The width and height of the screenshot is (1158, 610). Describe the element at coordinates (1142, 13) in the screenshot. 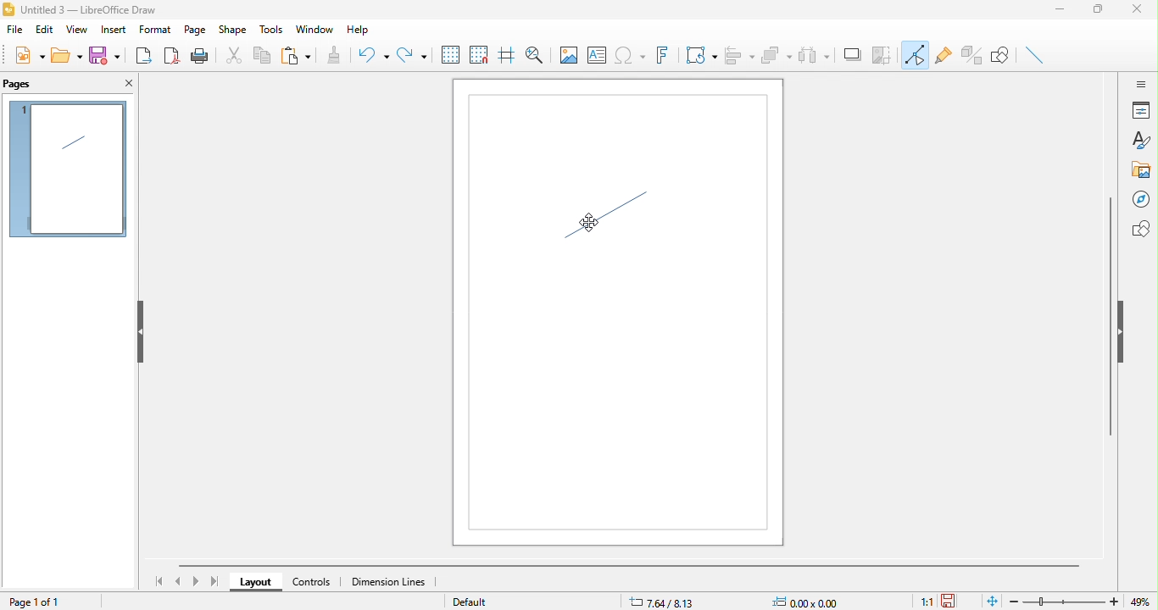

I see `close` at that location.